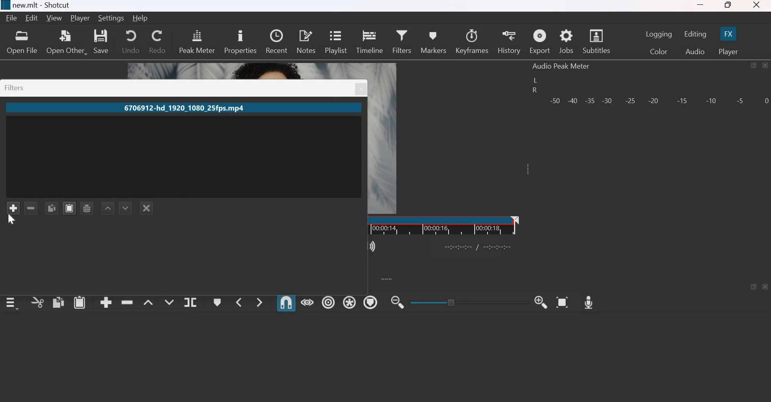 Image resolution: width=771 pixels, height=402 pixels. Describe the element at coordinates (143, 17) in the screenshot. I see `Help` at that location.